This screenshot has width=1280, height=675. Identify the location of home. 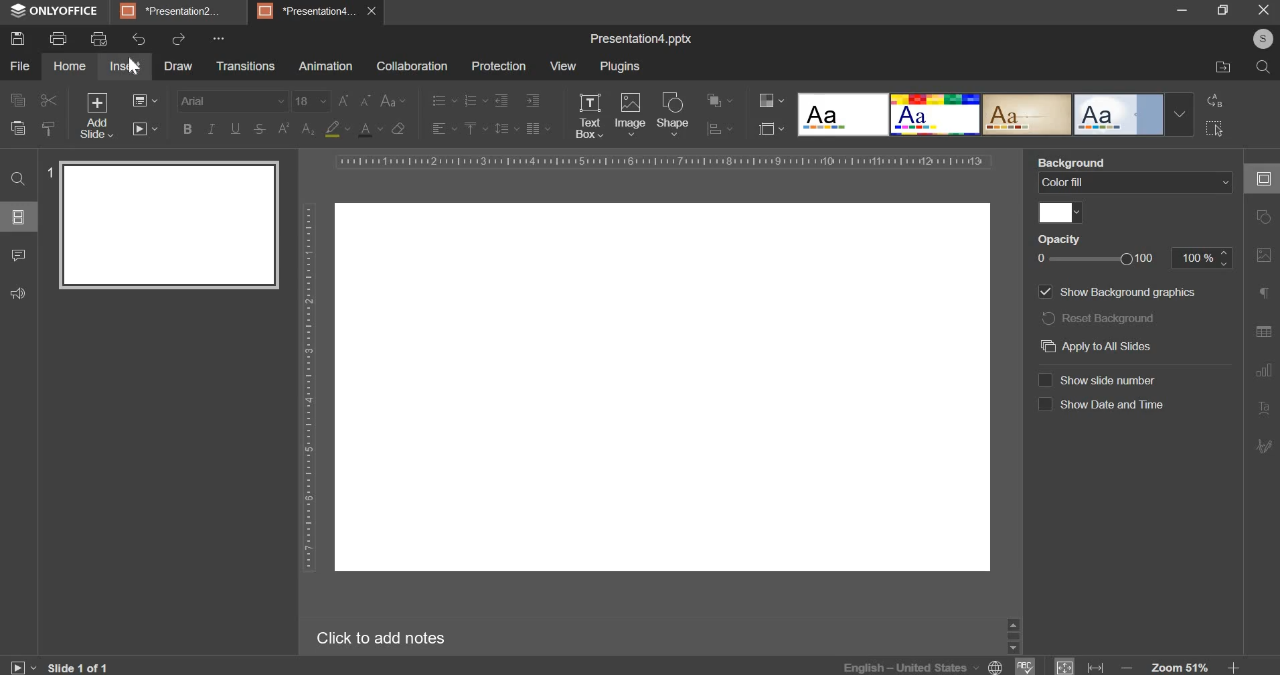
(70, 66).